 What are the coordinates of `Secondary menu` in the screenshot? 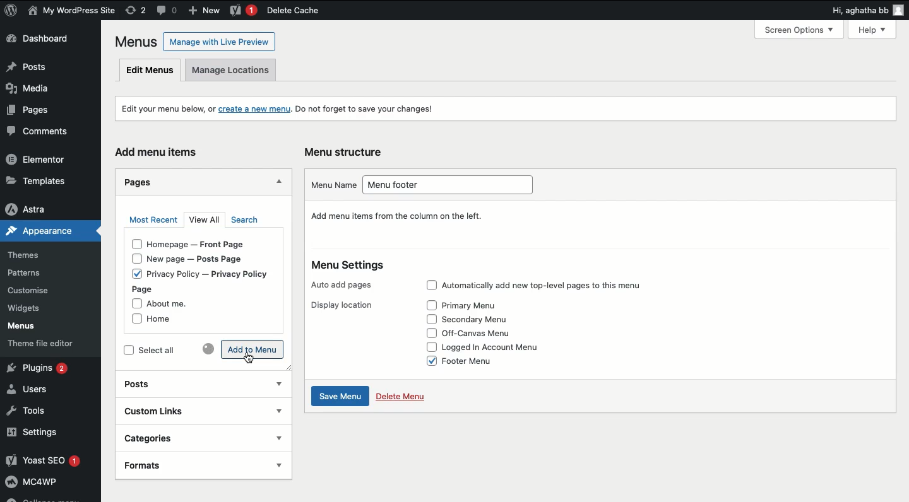 It's located at (484, 318).